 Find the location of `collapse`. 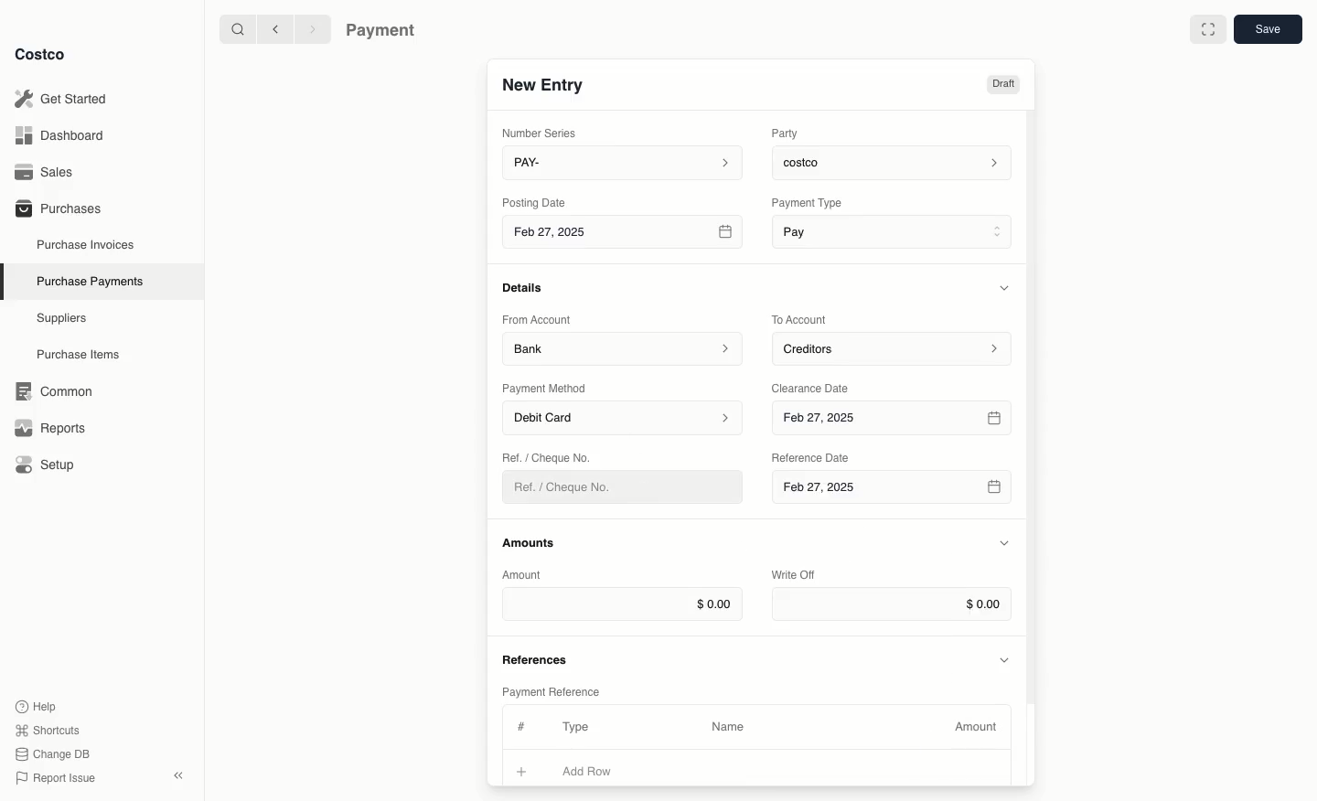

collapse is located at coordinates (177, 775).